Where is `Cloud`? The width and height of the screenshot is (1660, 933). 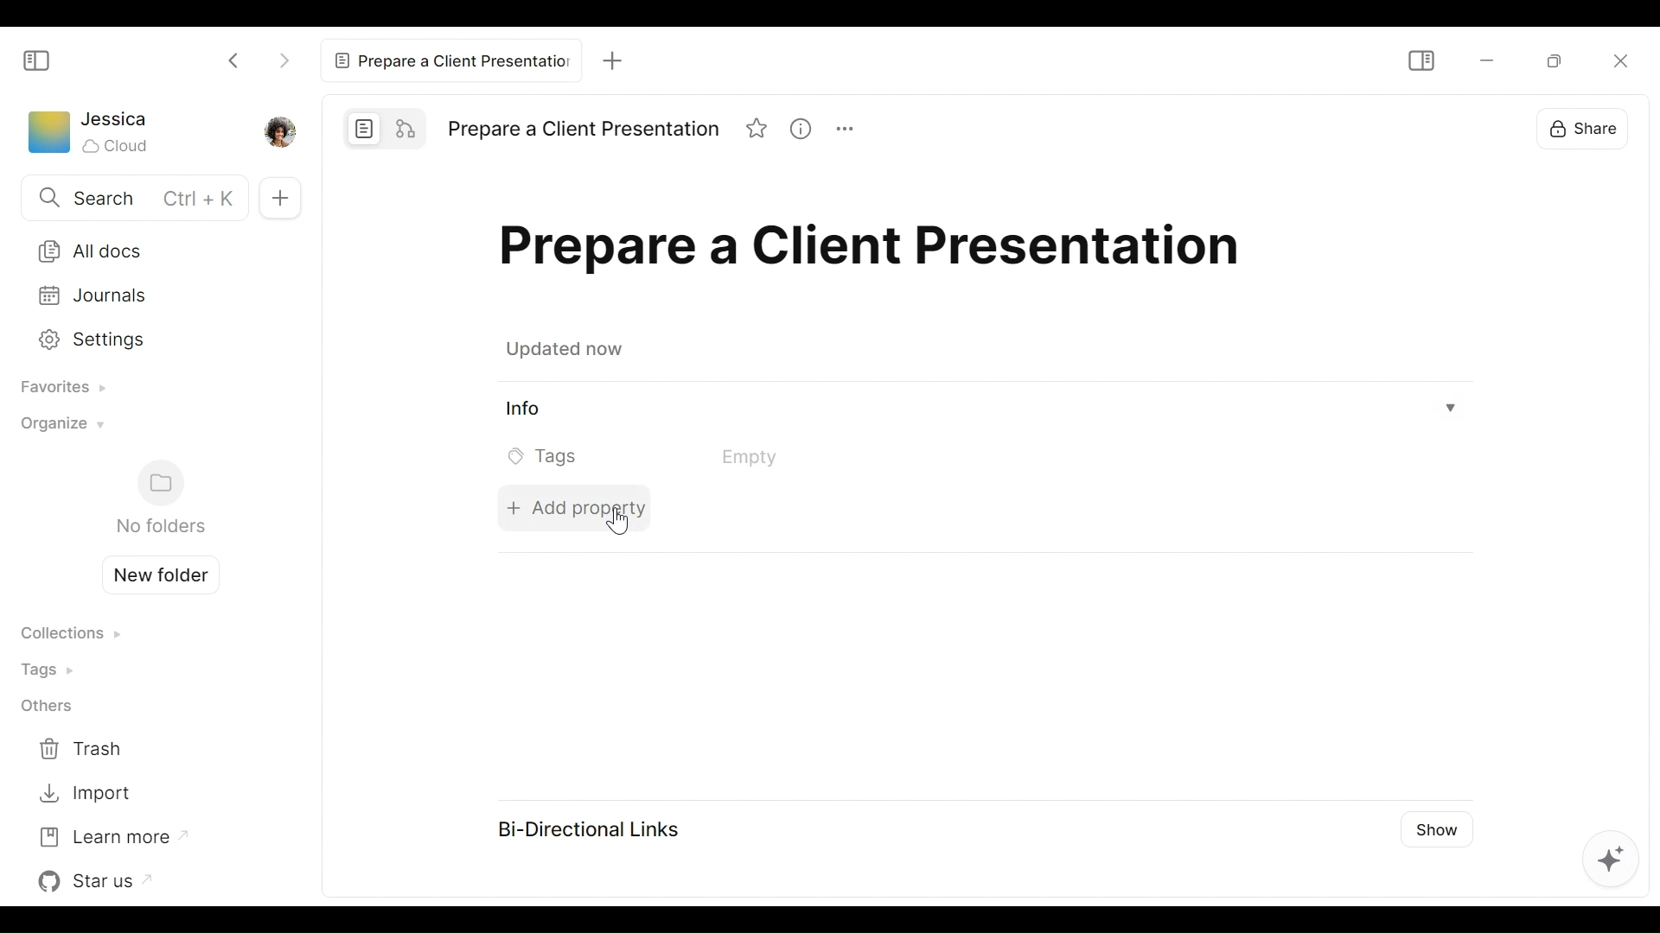
Cloud is located at coordinates (118, 146).